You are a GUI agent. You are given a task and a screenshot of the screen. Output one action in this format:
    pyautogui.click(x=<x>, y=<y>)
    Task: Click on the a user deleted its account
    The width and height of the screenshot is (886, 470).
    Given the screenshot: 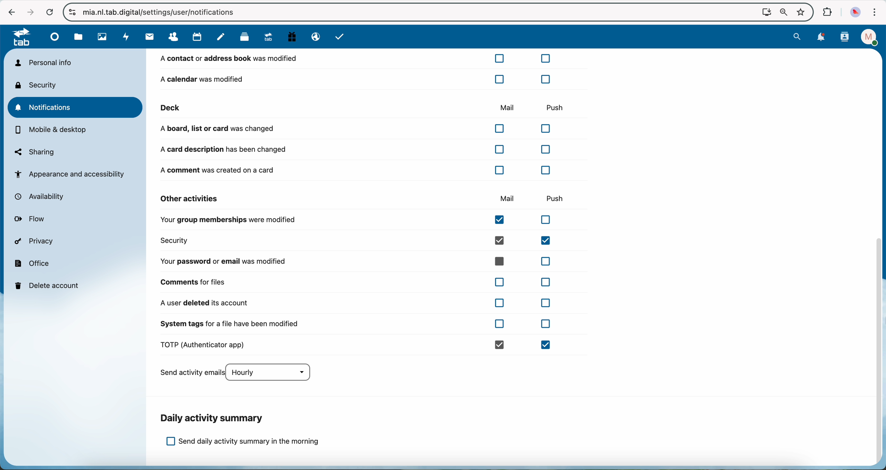 What is the action you would take?
    pyautogui.click(x=355, y=303)
    